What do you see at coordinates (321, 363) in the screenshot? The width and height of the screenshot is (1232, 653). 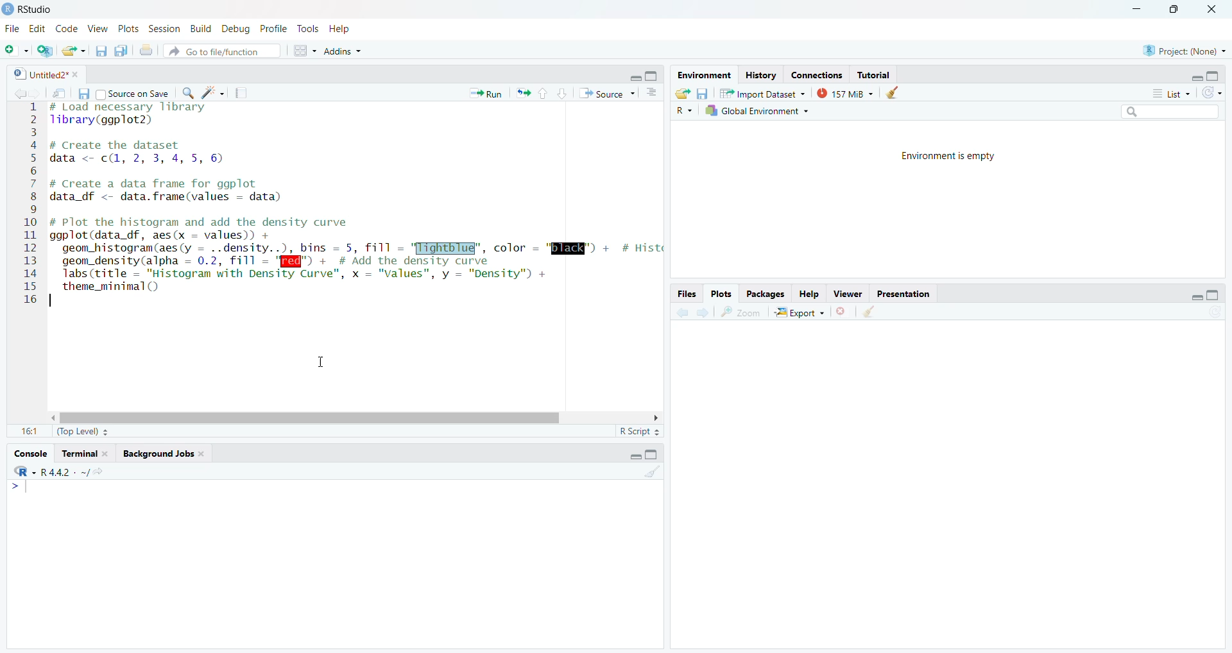 I see `cursor` at bounding box center [321, 363].